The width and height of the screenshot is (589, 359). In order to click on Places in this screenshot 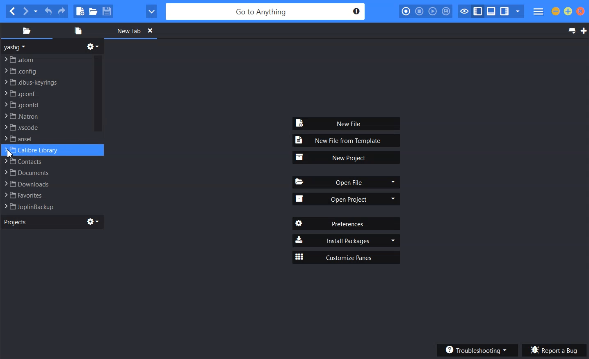, I will do `click(26, 30)`.